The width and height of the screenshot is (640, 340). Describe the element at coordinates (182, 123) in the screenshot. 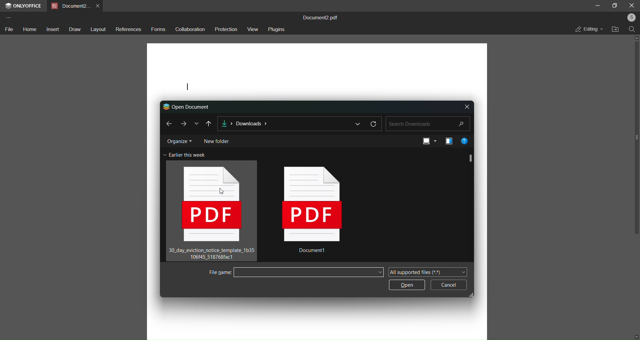

I see `forward` at that location.